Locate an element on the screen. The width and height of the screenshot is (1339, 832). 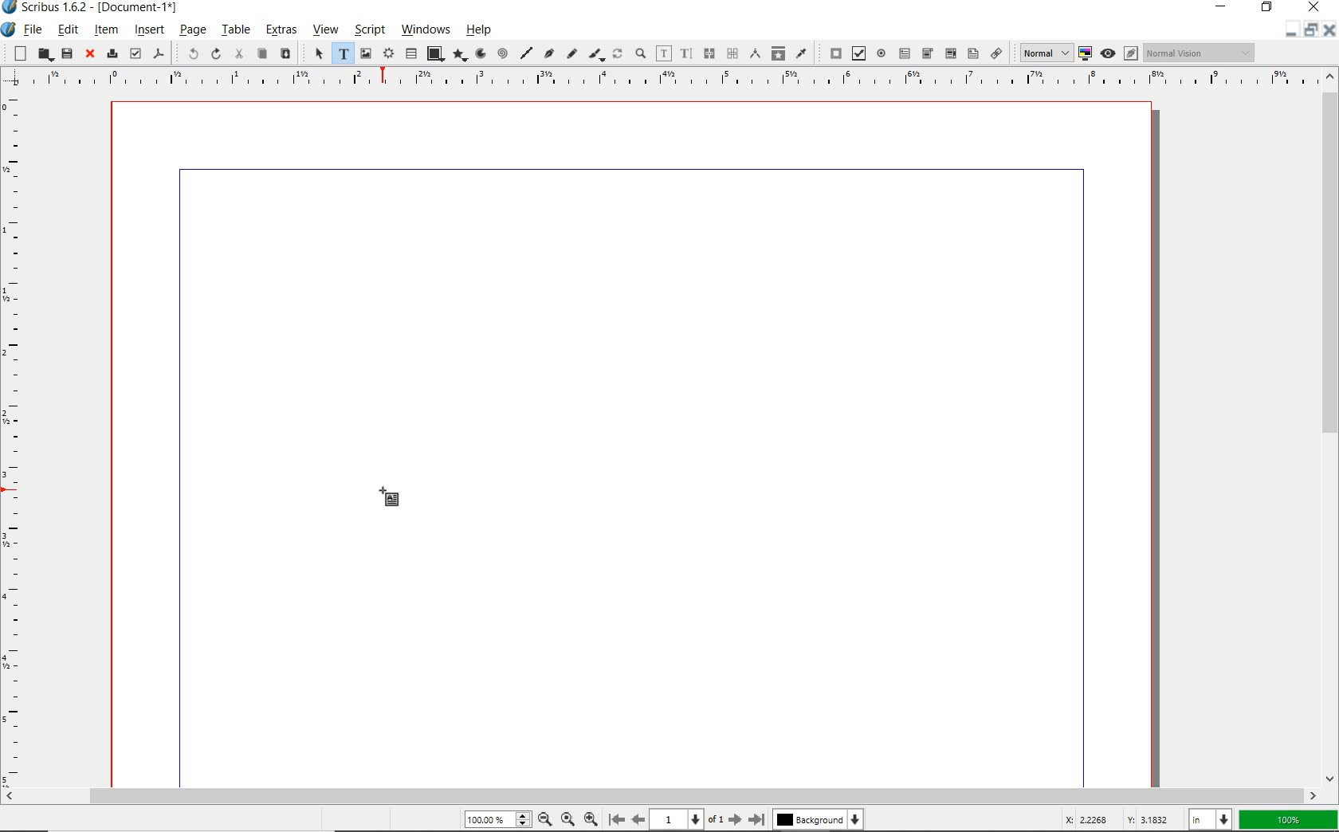
table is located at coordinates (411, 54).